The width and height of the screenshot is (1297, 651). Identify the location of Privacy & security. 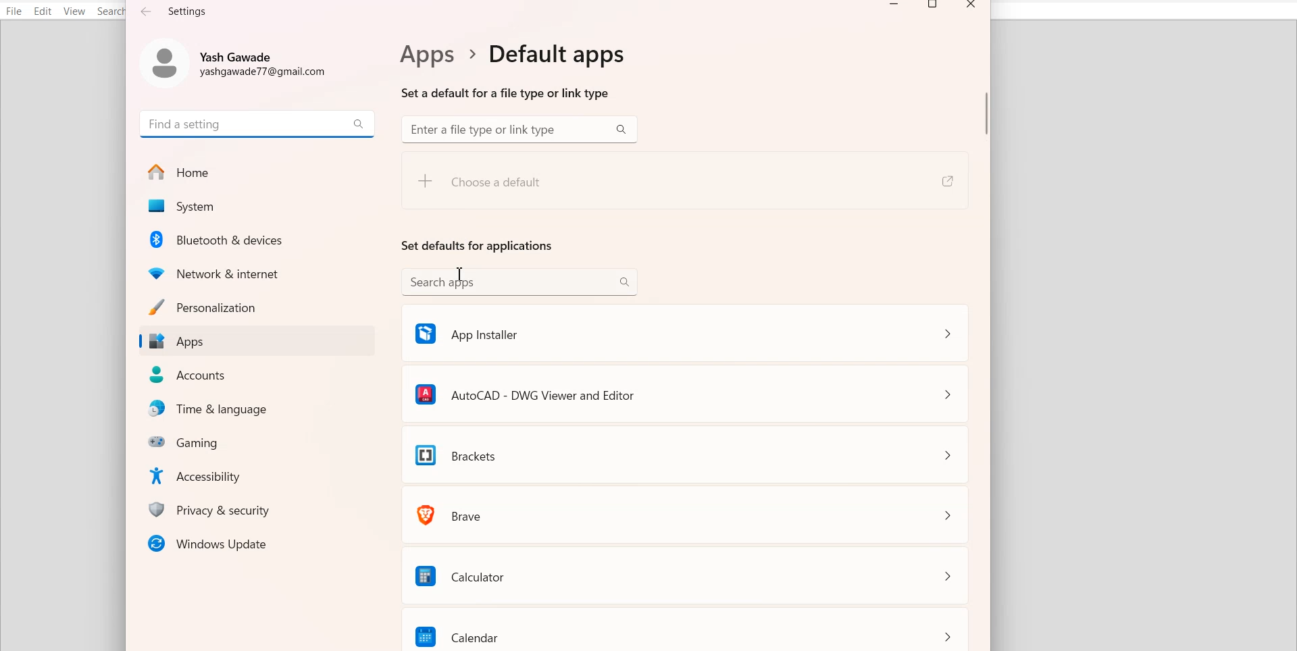
(261, 509).